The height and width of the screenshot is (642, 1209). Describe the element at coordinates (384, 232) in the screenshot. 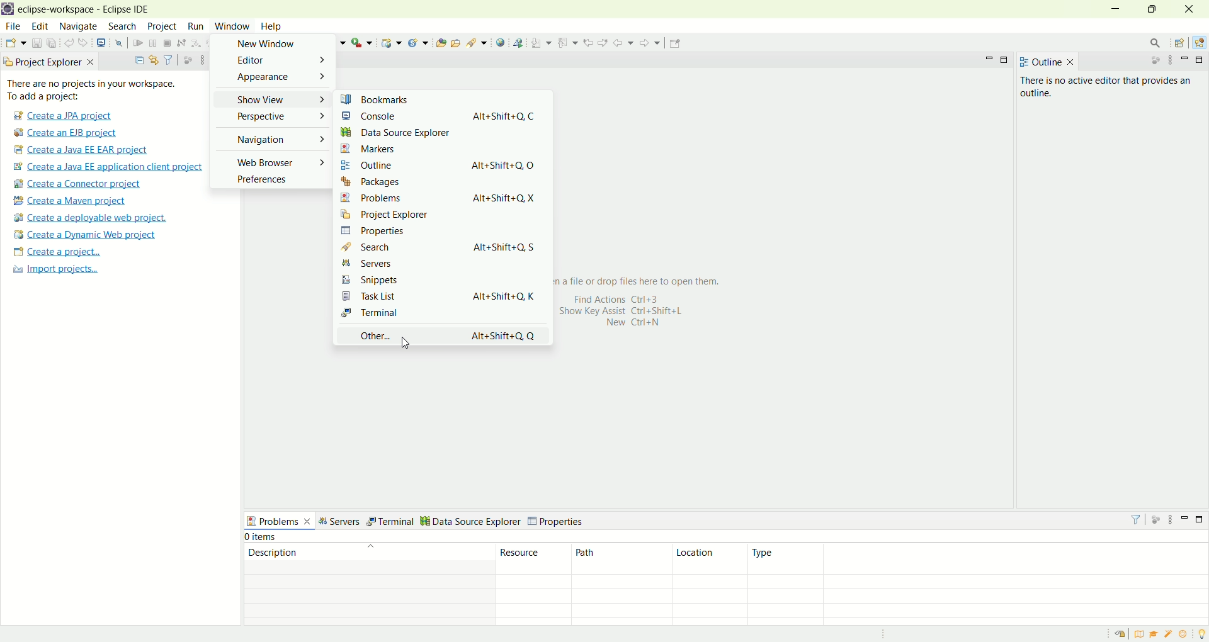

I see `properties` at that location.